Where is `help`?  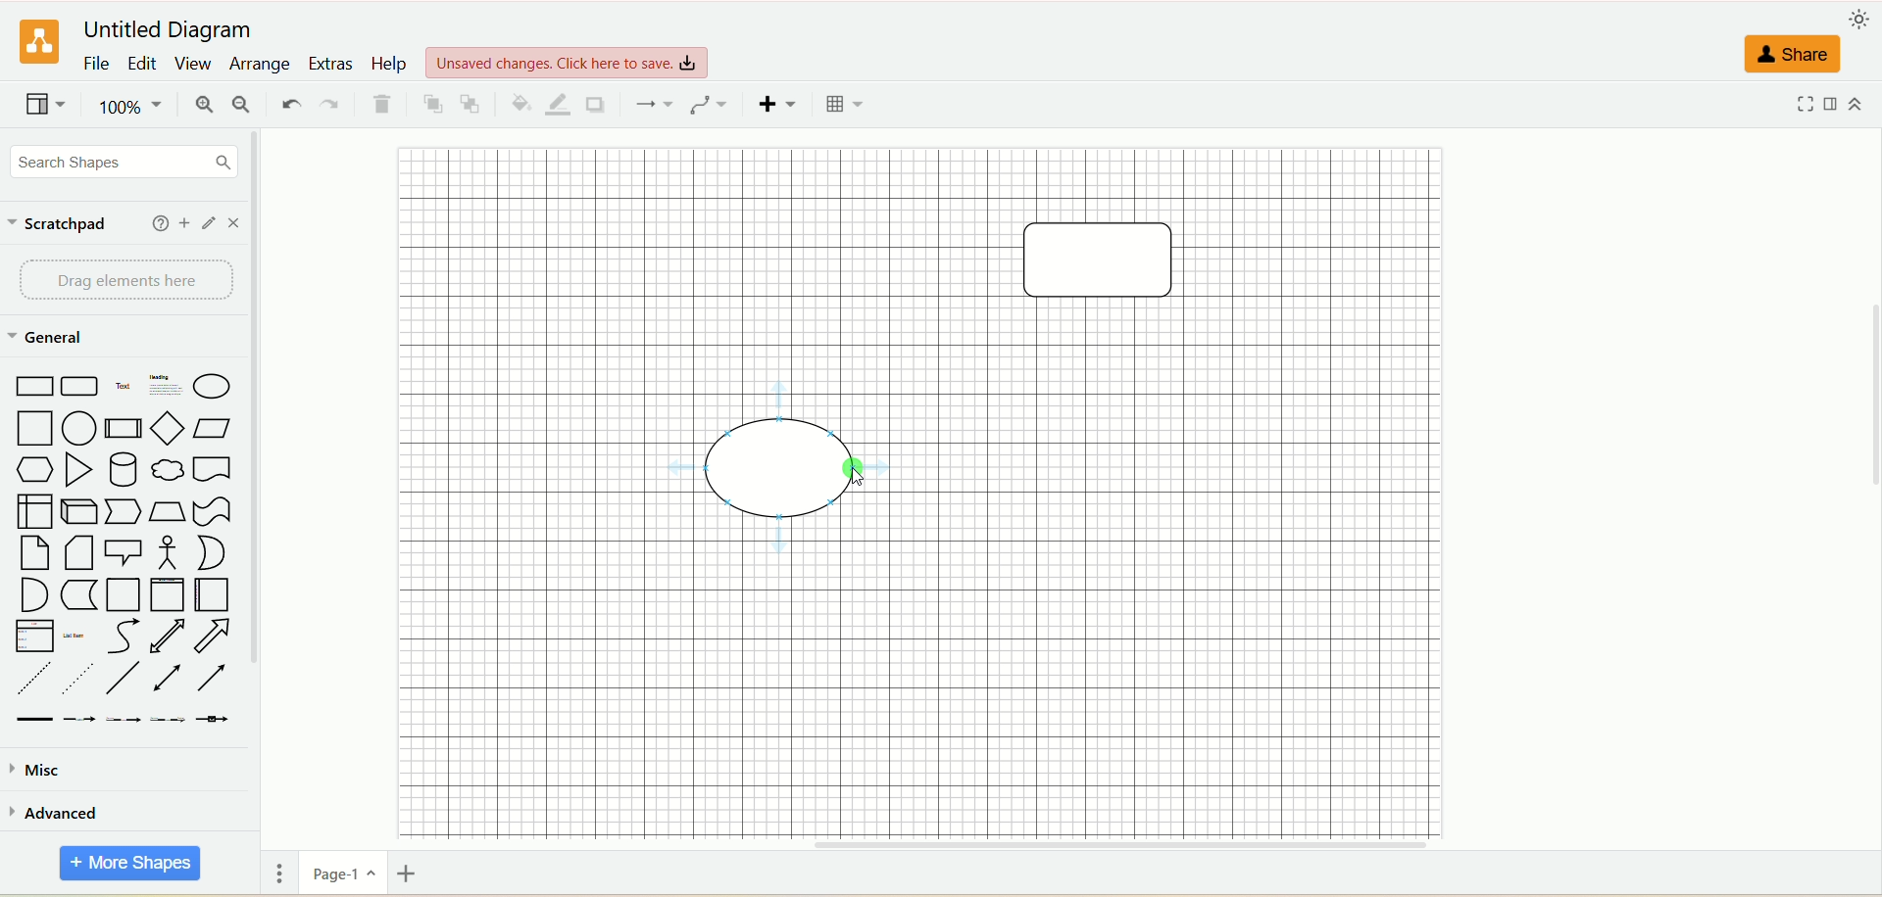
help is located at coordinates (155, 223).